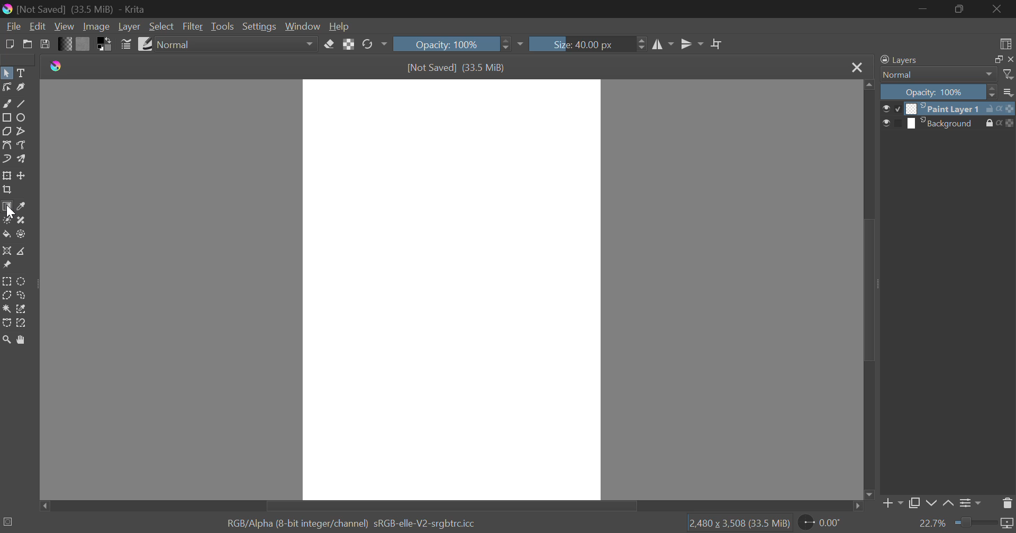 The width and height of the screenshot is (1016, 533). I want to click on full screen, so click(995, 60).